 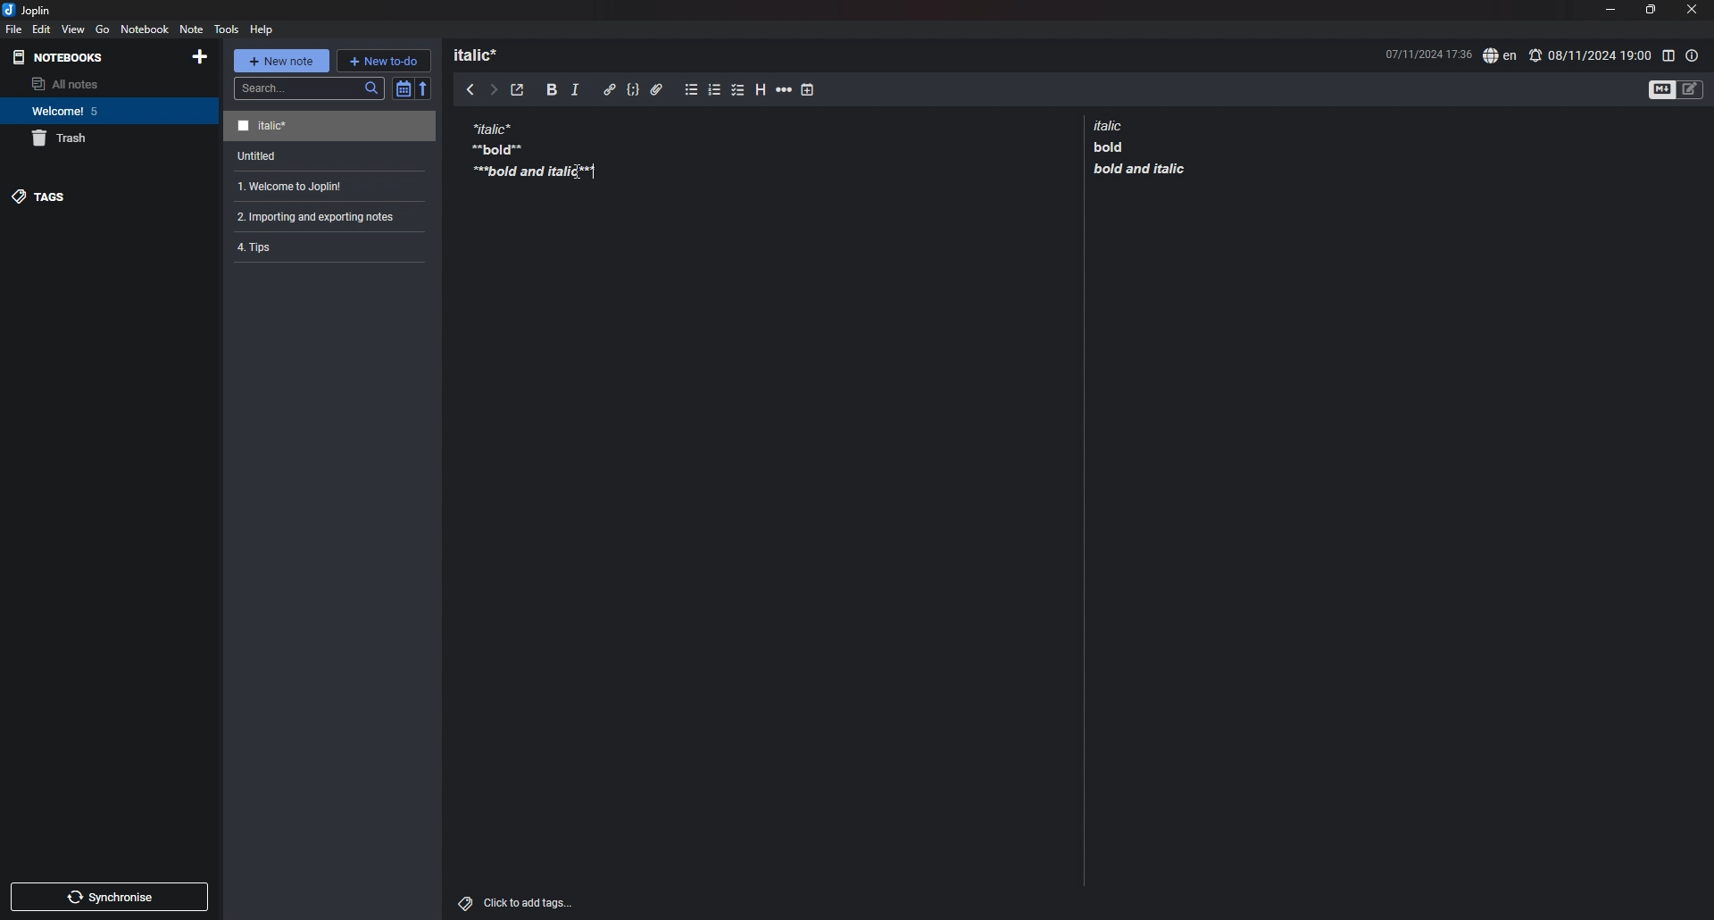 I want to click on new note, so click(x=280, y=61).